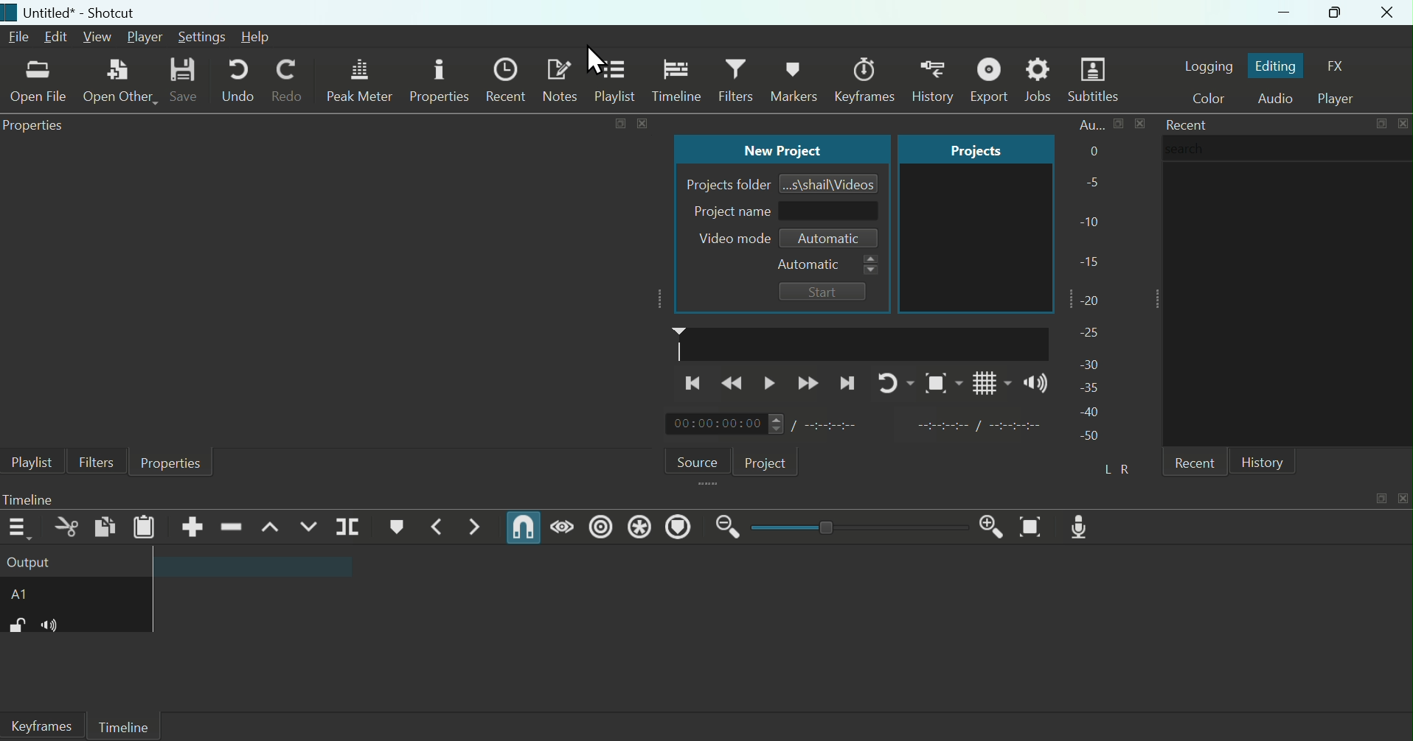  What do you see at coordinates (58, 38) in the screenshot?
I see `Edit` at bounding box center [58, 38].